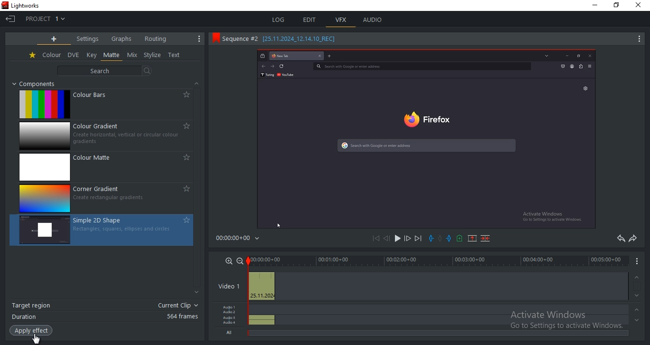 This screenshot has height=345, width=650. I want to click on routing, so click(155, 38).